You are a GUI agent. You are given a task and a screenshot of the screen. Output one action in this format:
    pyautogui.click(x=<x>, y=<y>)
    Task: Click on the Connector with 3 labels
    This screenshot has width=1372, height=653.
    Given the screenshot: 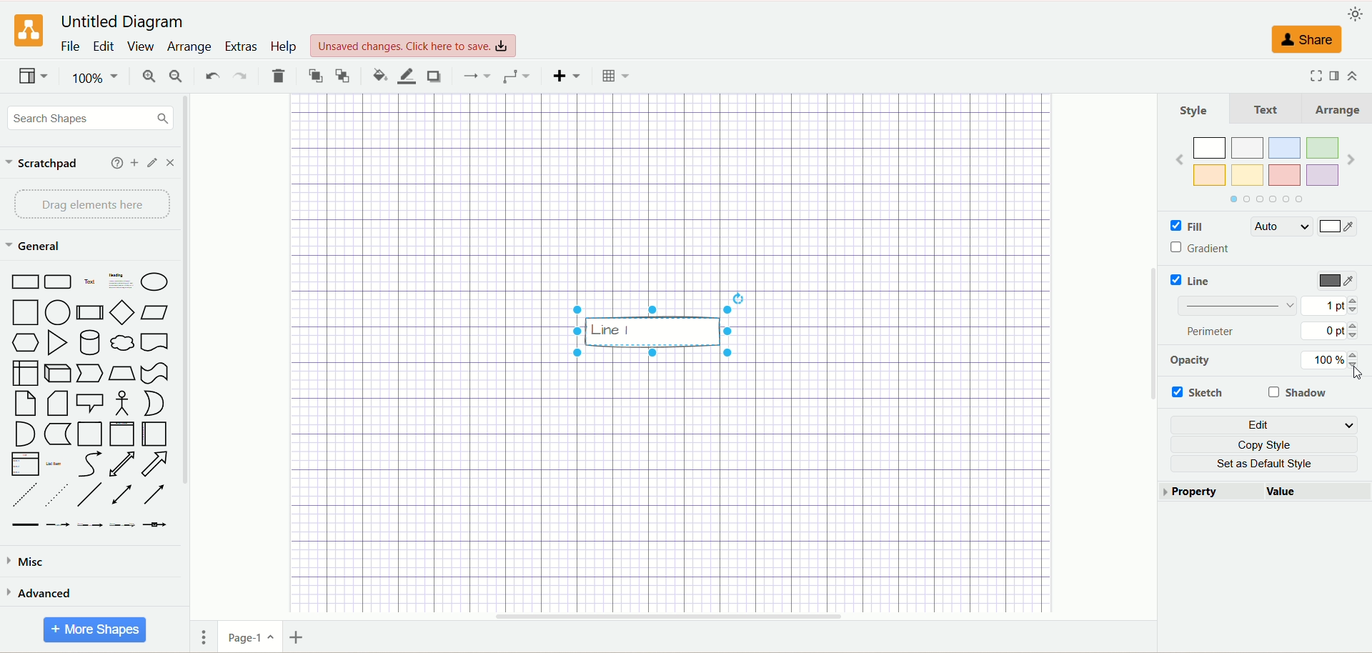 What is the action you would take?
    pyautogui.click(x=122, y=524)
    